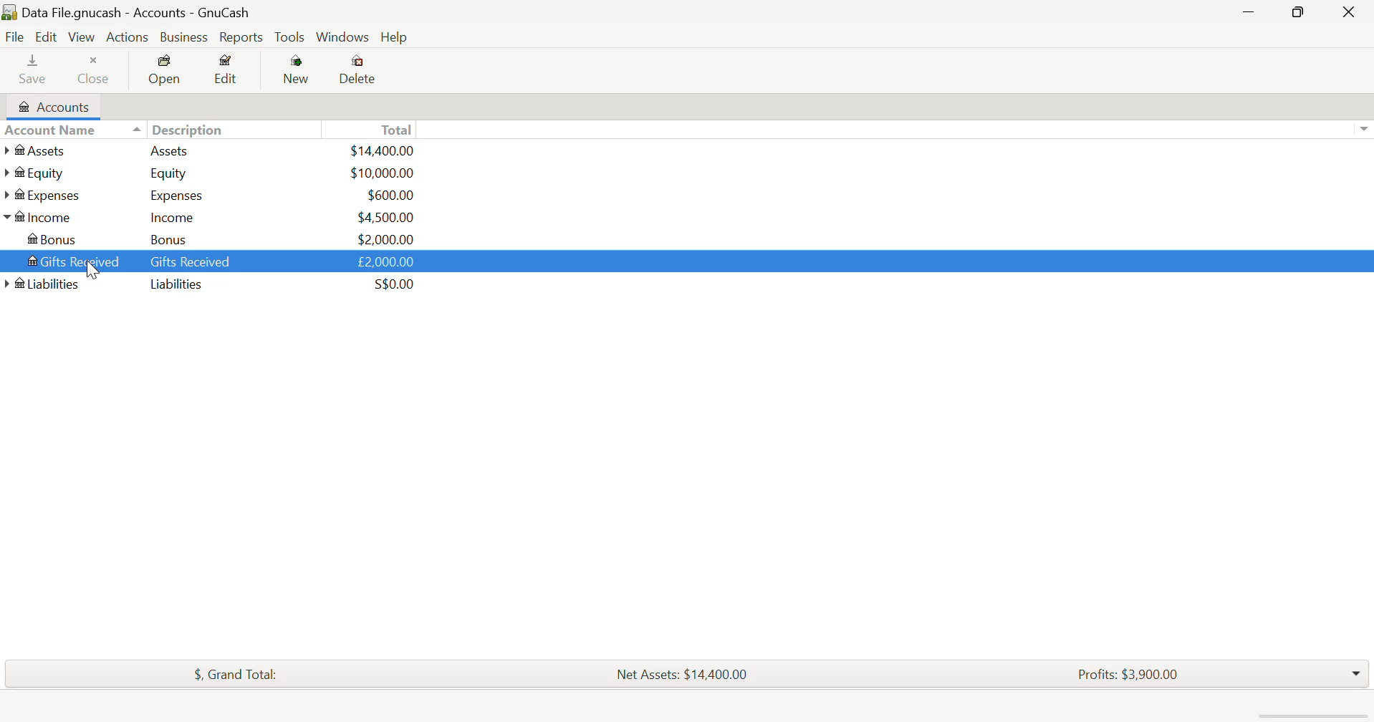 Image resolution: width=1374 pixels, height=722 pixels. Describe the element at coordinates (686, 672) in the screenshot. I see `Net Assets: $14,400.00` at that location.